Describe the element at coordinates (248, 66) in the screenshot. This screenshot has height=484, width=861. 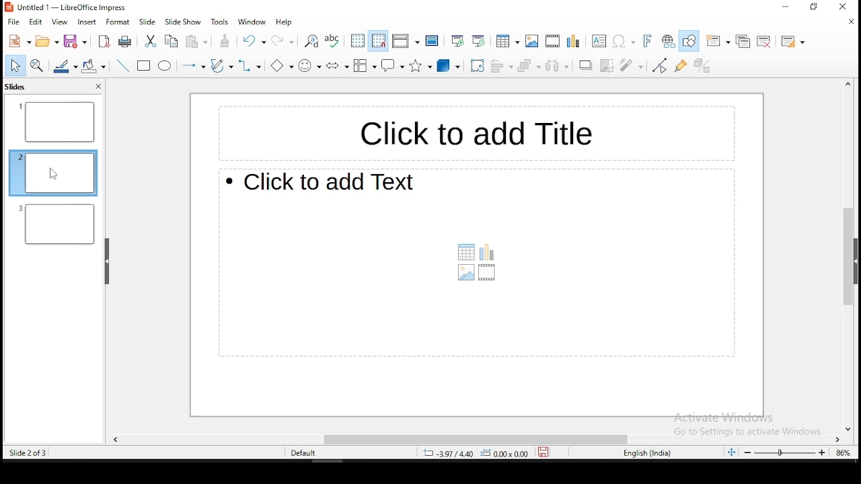
I see `connectors` at that location.